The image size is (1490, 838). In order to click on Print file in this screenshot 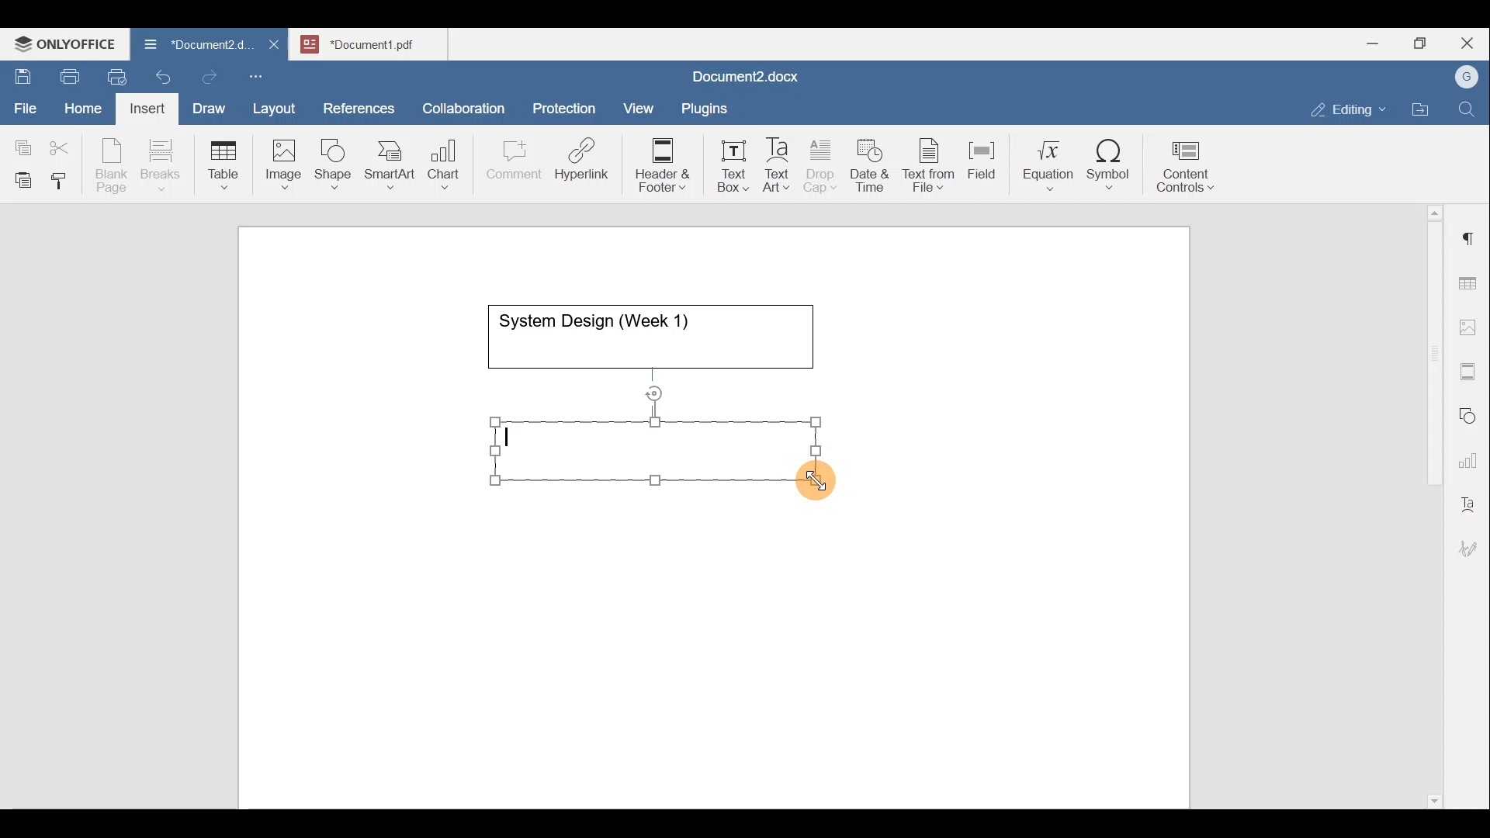, I will do `click(67, 74)`.